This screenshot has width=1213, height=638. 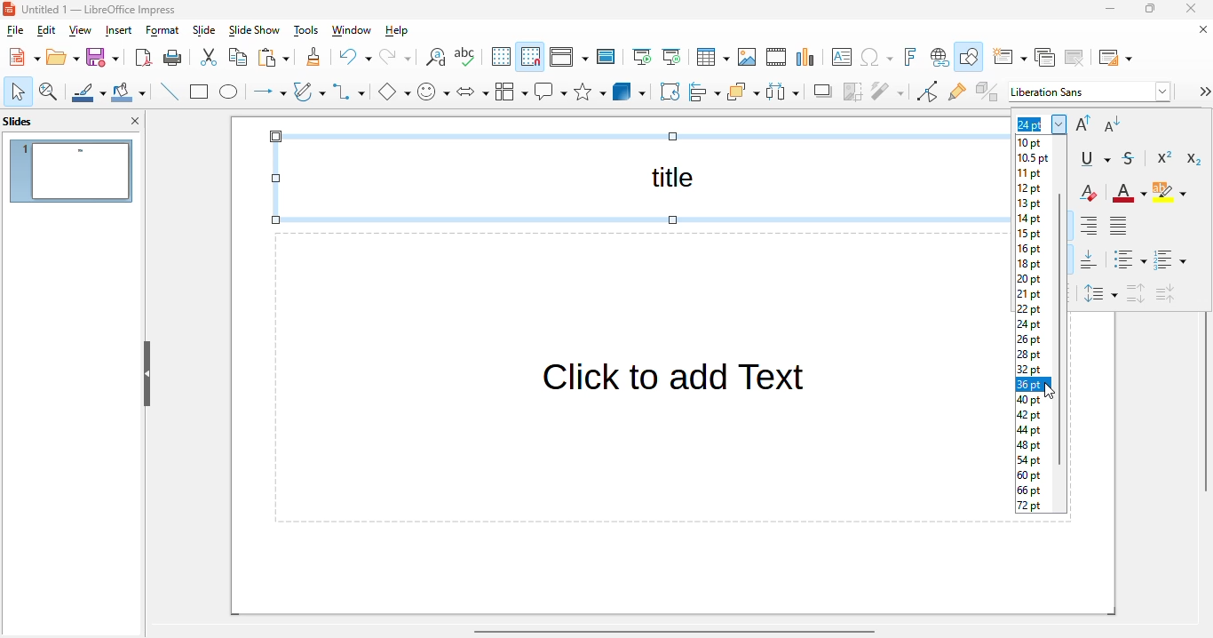 I want to click on 40 pt, so click(x=1030, y=401).